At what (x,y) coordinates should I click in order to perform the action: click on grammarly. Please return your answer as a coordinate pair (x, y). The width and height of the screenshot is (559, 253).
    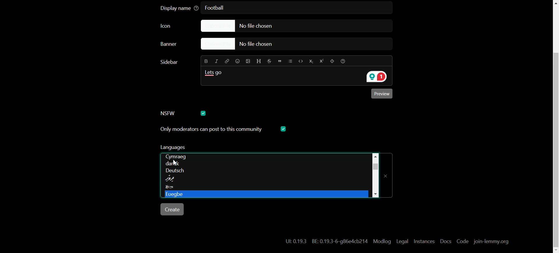
    Looking at the image, I should click on (375, 77).